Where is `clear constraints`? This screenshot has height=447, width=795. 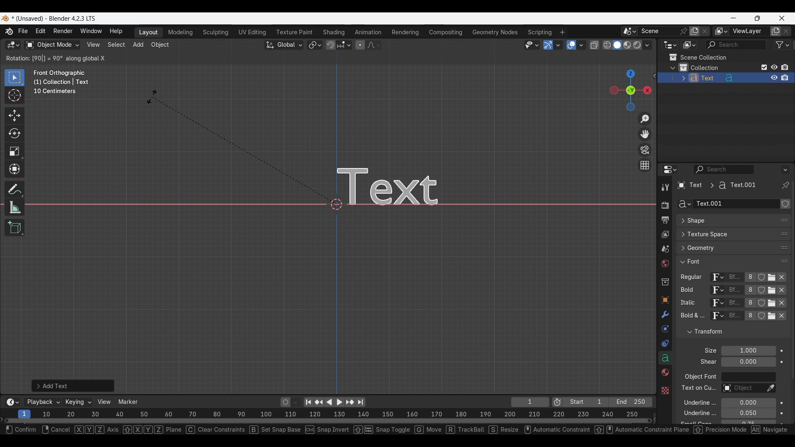
clear constraints is located at coordinates (216, 430).